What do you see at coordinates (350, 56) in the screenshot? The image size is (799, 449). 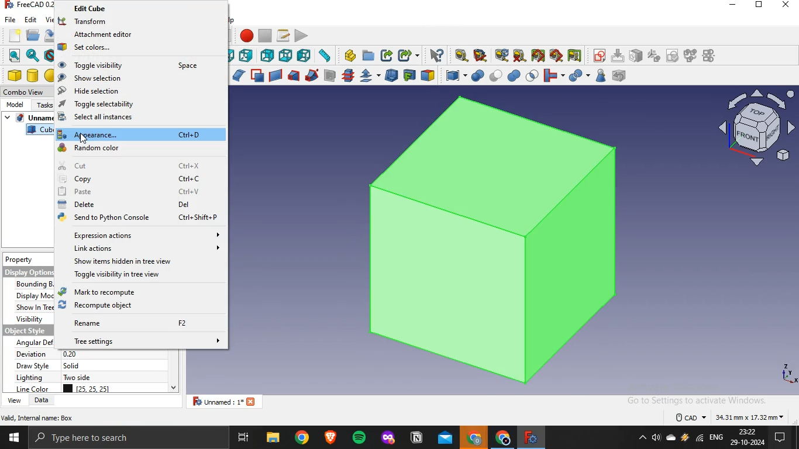 I see `create part` at bounding box center [350, 56].